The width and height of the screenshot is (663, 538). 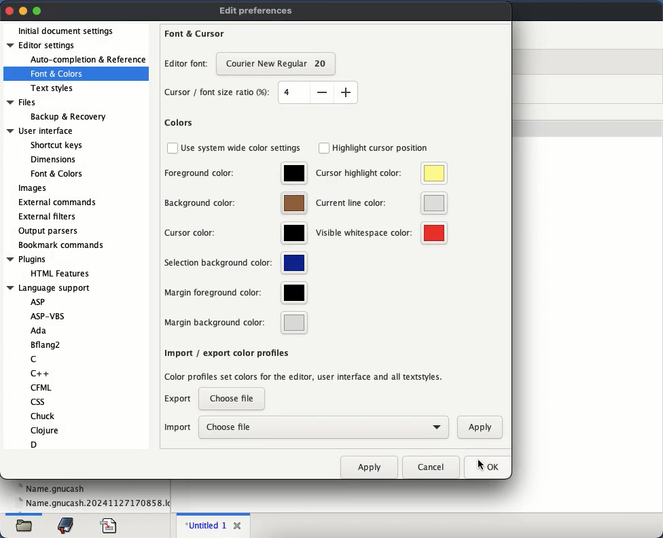 I want to click on ok, so click(x=489, y=467).